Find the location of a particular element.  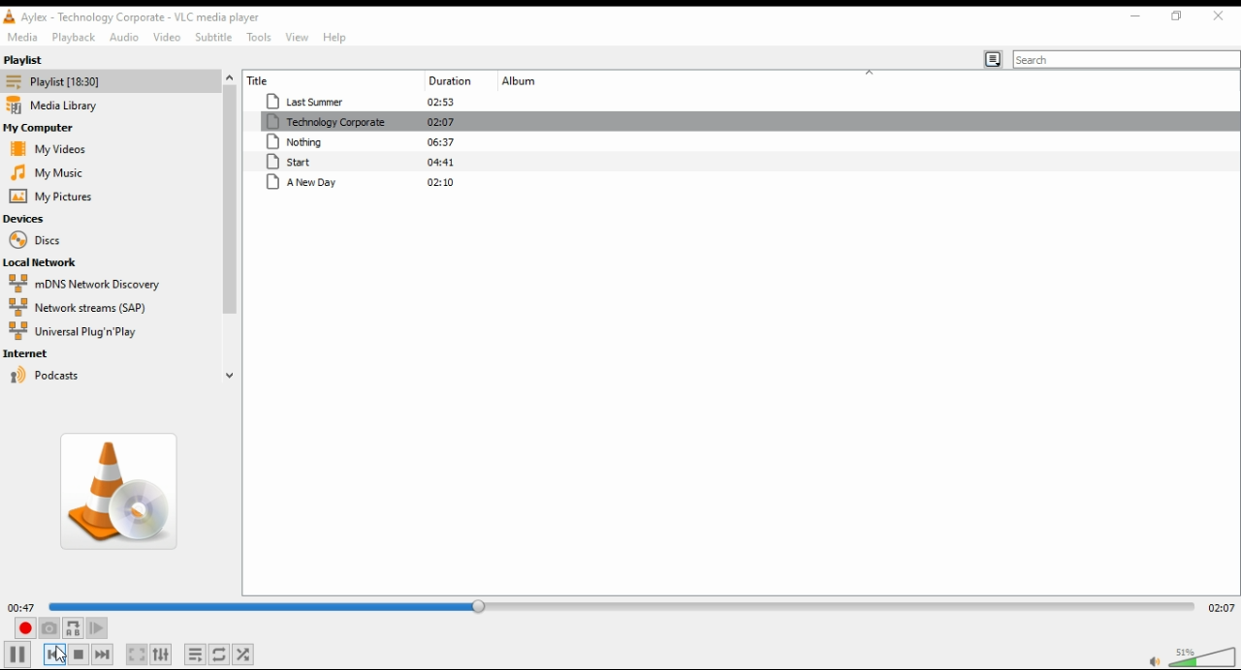

scroll bar is located at coordinates (230, 229).